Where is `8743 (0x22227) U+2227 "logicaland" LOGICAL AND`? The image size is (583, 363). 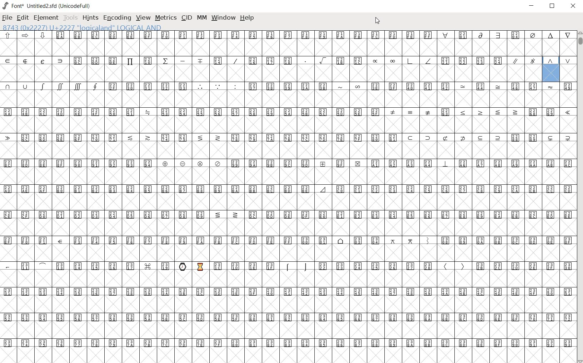
8743 (0x22227) U+2227 "logicaland" LOGICAL AND is located at coordinates (83, 28).